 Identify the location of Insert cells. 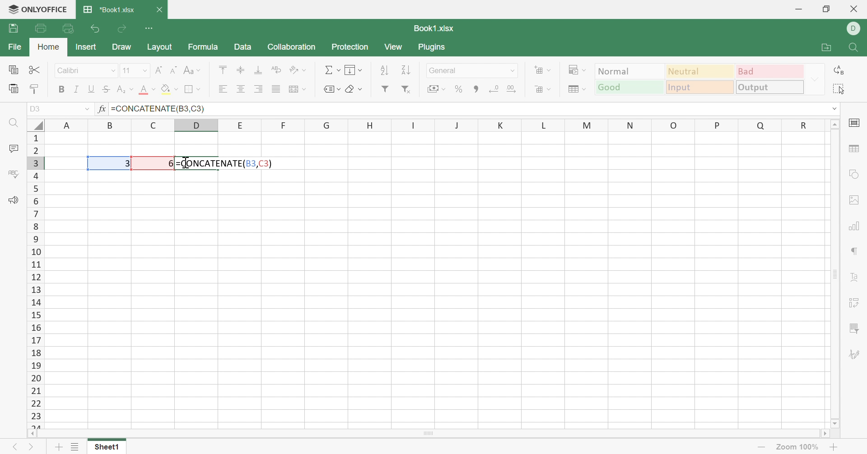
(544, 69).